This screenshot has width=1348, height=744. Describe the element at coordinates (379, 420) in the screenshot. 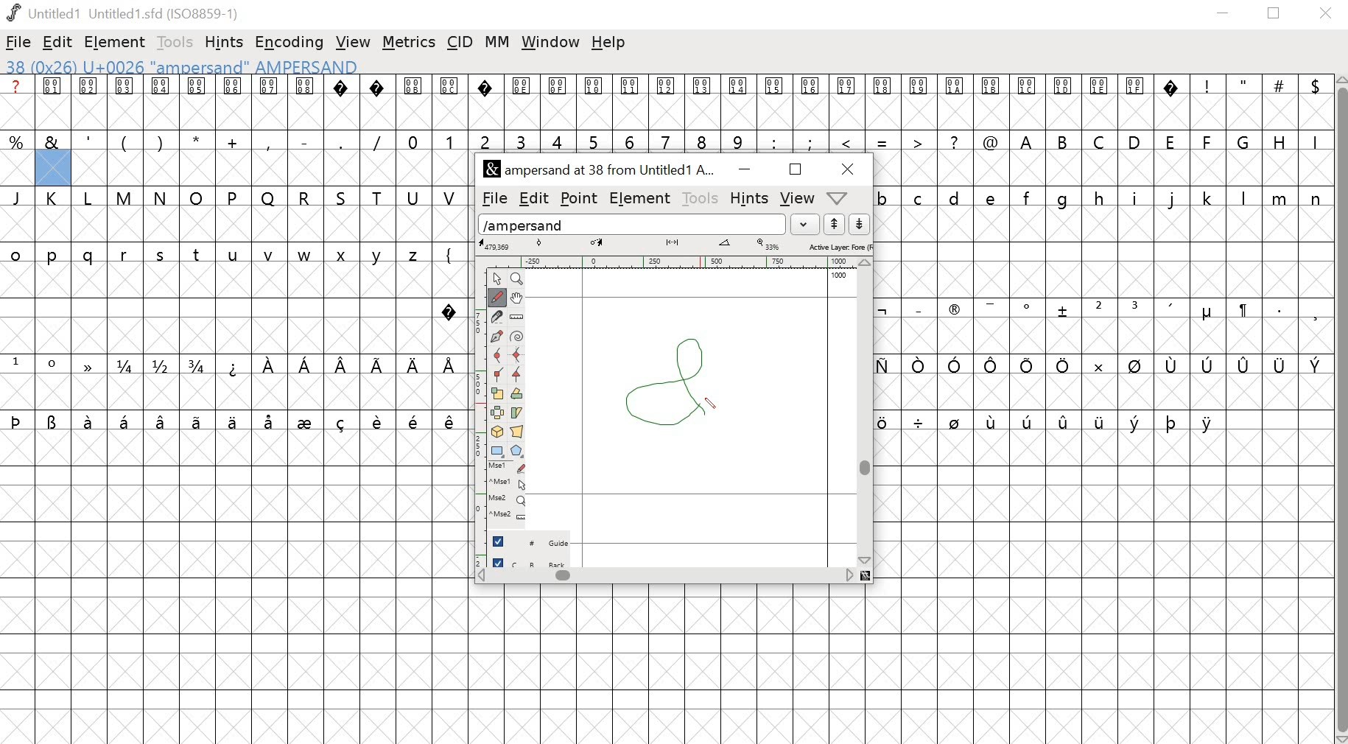

I see `symbol` at that location.